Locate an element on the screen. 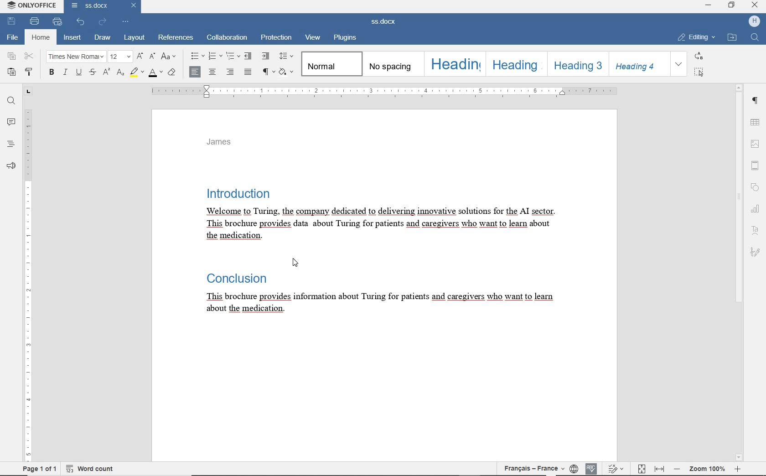 The image size is (766, 476). COPY is located at coordinates (11, 57).